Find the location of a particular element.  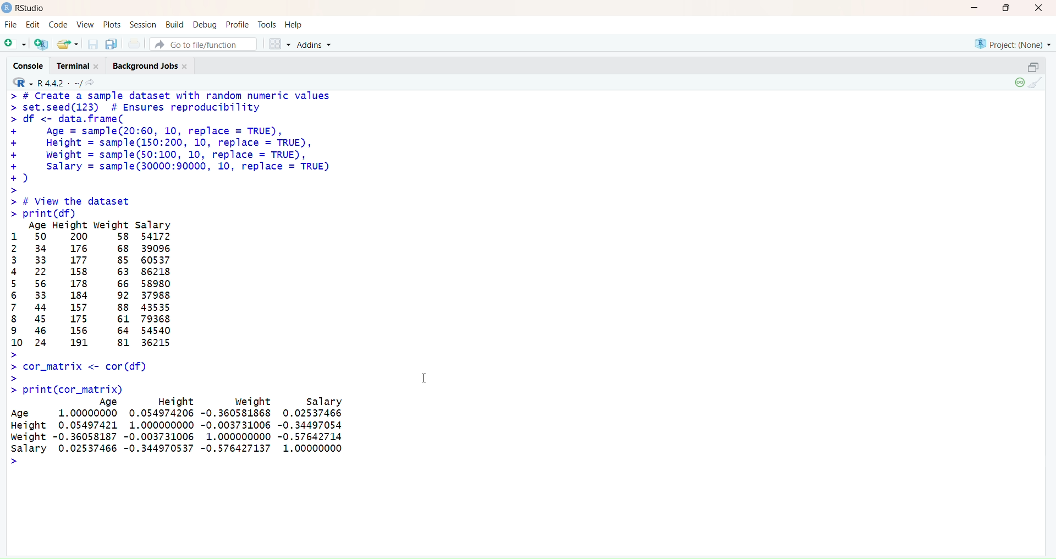

Clear Console (Ctrl + L) is located at coordinates (1037, 84).